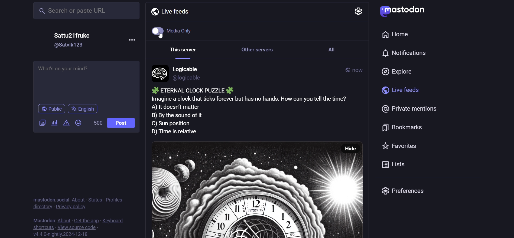  What do you see at coordinates (52, 109) in the screenshot?
I see `public` at bounding box center [52, 109].